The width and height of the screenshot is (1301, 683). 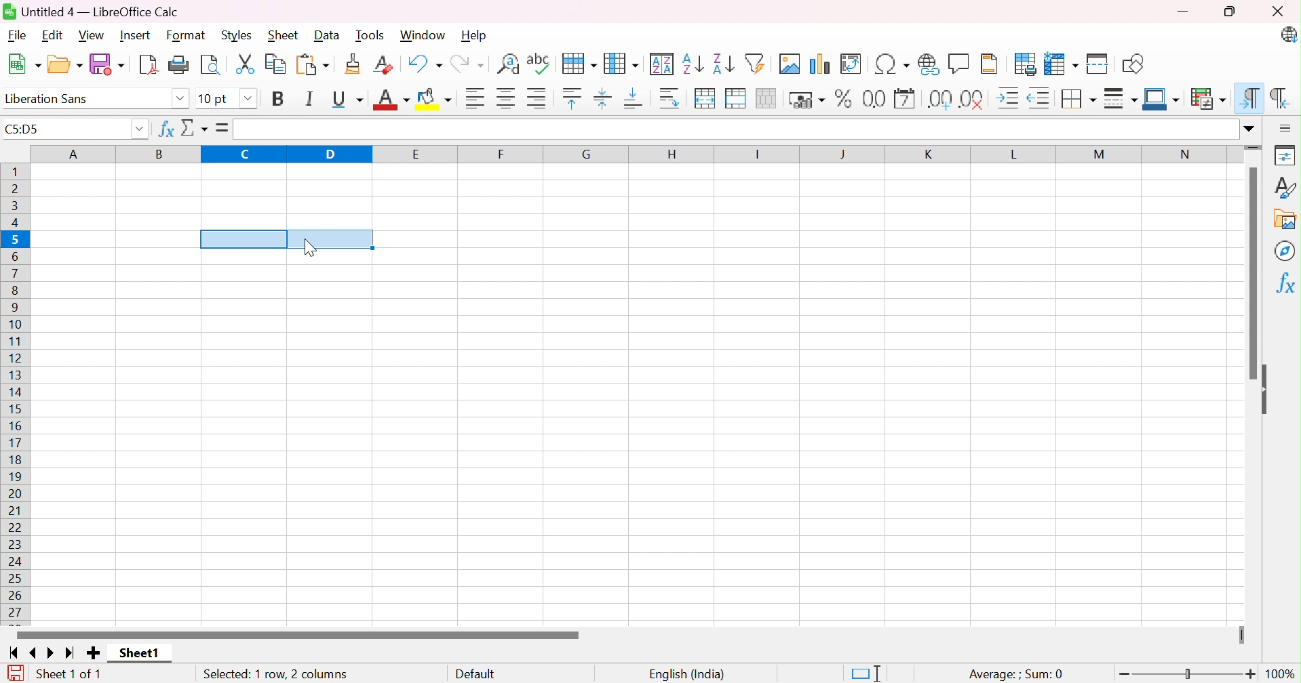 I want to click on Restore Down, so click(x=1230, y=11).